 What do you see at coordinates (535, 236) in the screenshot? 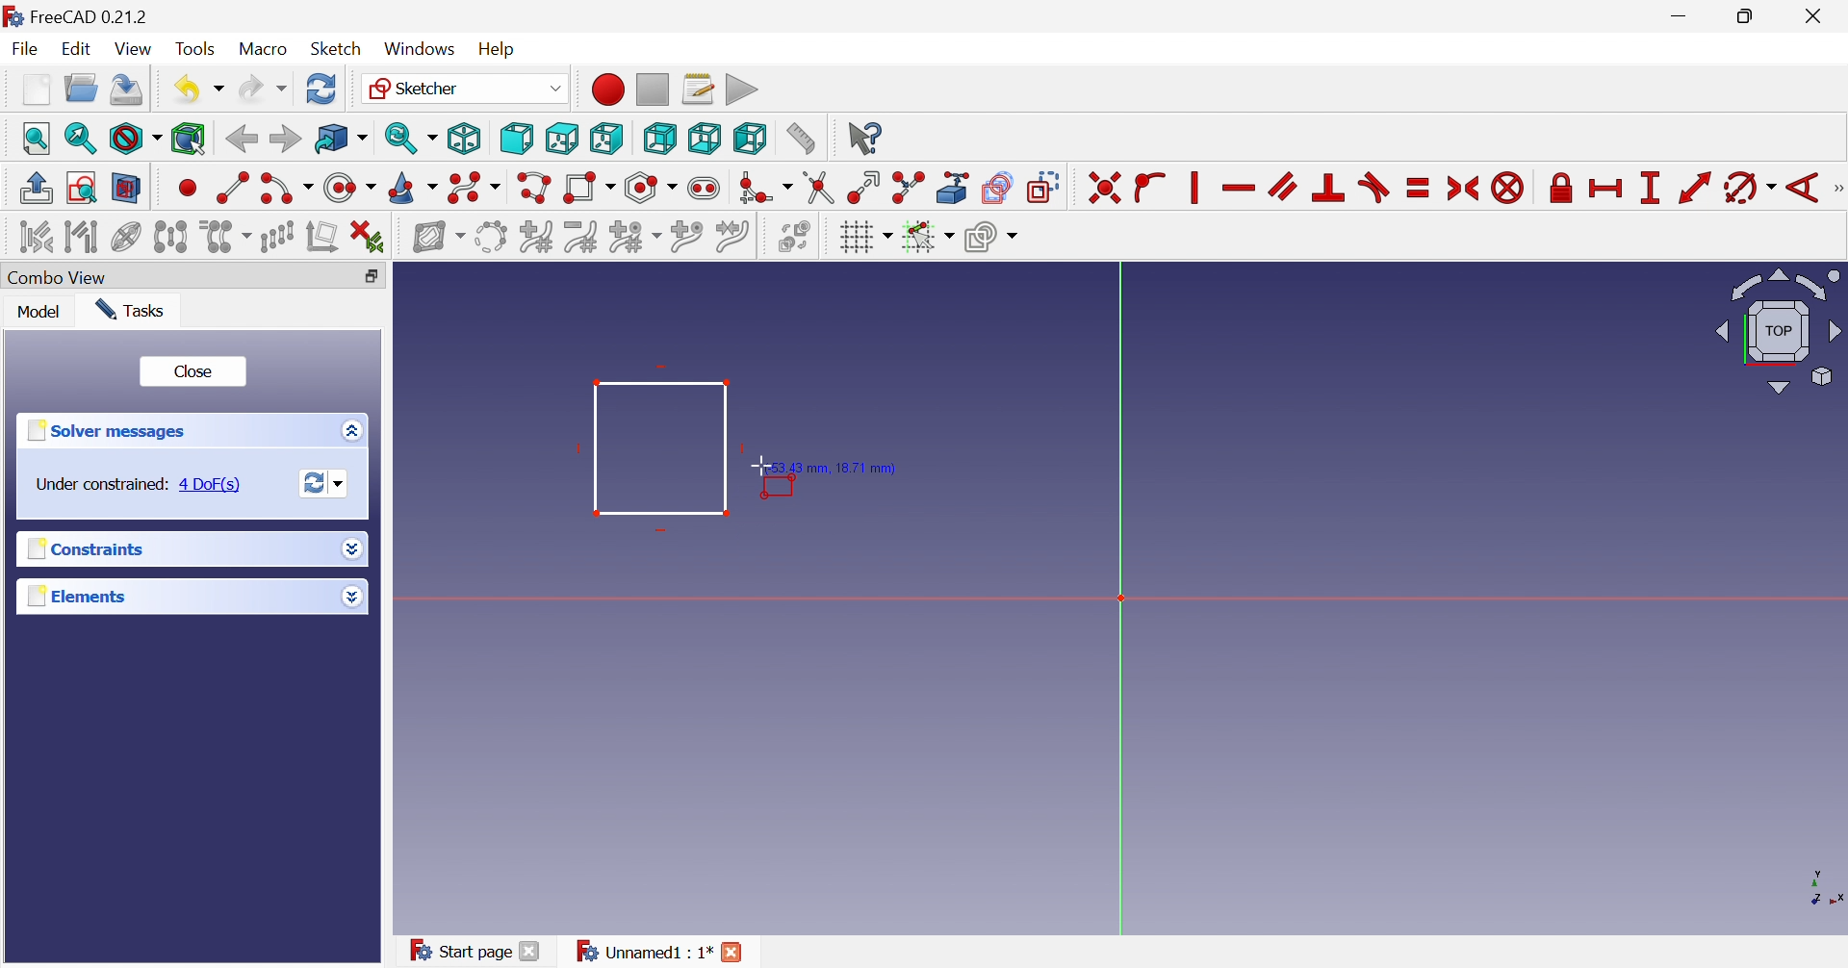
I see `Increase B-spline degree` at bounding box center [535, 236].